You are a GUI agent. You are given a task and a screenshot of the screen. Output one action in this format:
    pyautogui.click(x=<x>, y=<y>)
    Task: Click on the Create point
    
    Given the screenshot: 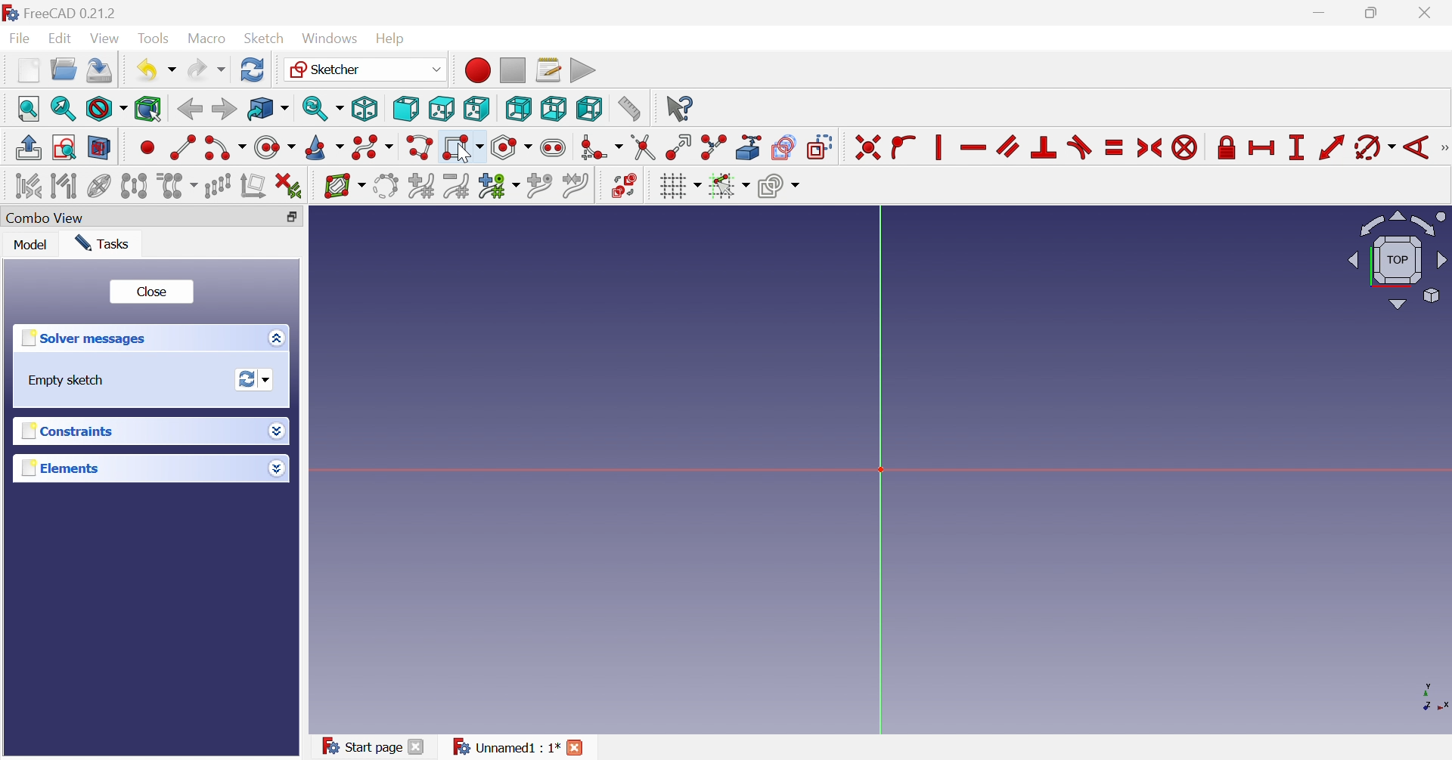 What is the action you would take?
    pyautogui.click(x=147, y=147)
    